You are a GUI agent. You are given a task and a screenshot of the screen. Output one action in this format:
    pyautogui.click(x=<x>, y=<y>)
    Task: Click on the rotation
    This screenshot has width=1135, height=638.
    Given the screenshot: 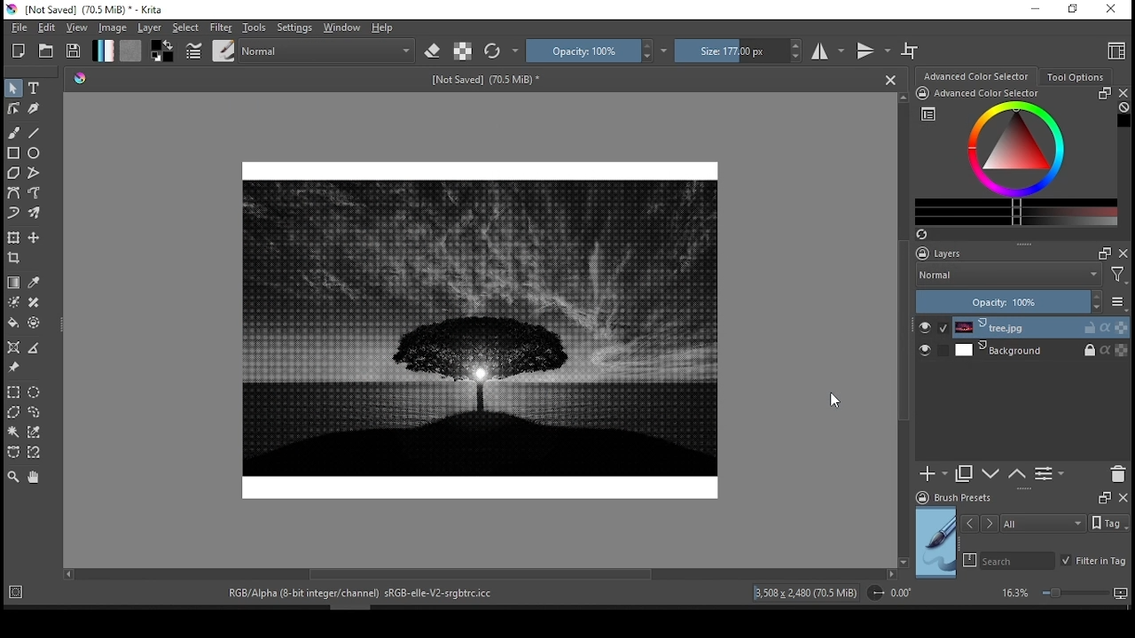 What is the action you would take?
    pyautogui.click(x=890, y=594)
    